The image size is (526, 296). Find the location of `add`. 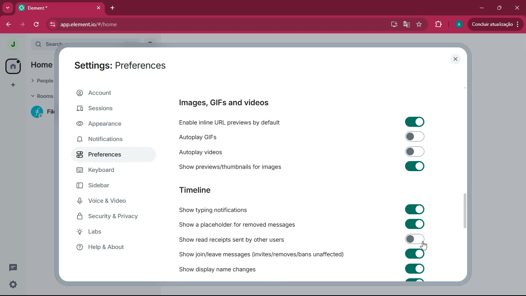

add is located at coordinates (13, 86).